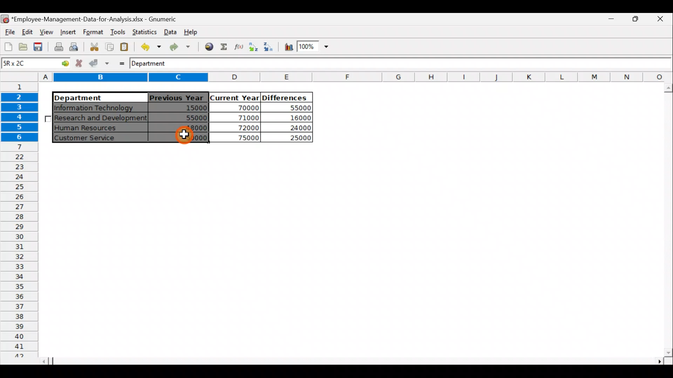  What do you see at coordinates (5, 19) in the screenshot?
I see `Gnumeric logo` at bounding box center [5, 19].